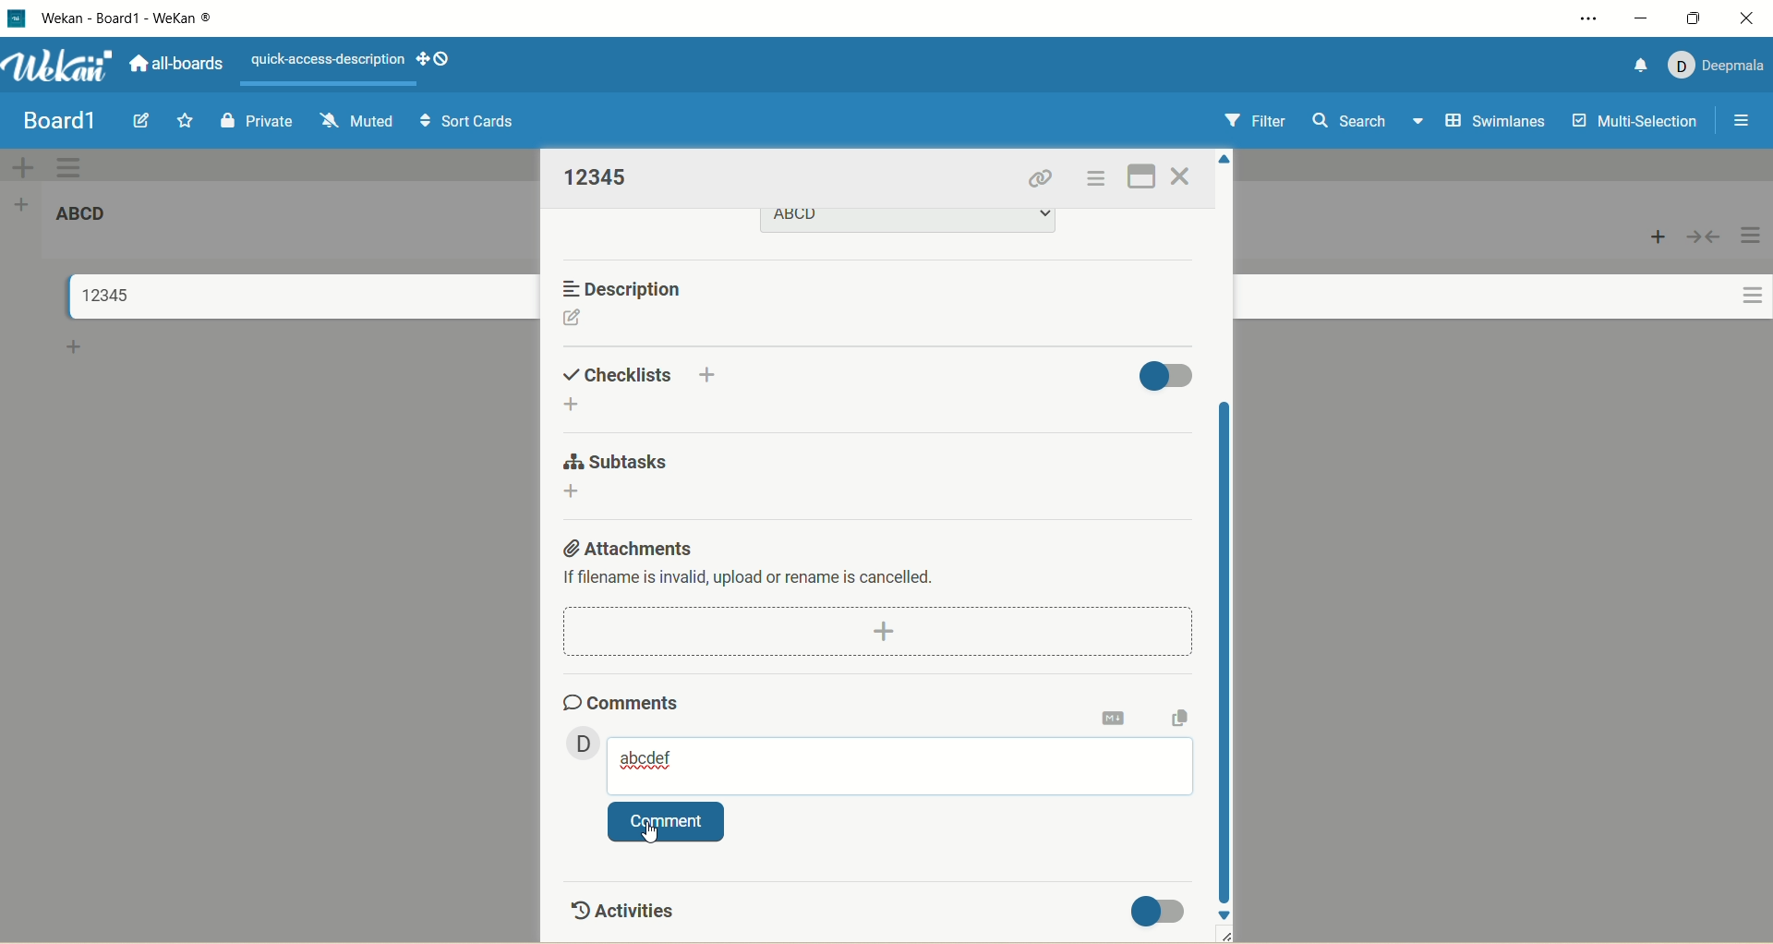  I want to click on multi-selection, so click(1632, 122).